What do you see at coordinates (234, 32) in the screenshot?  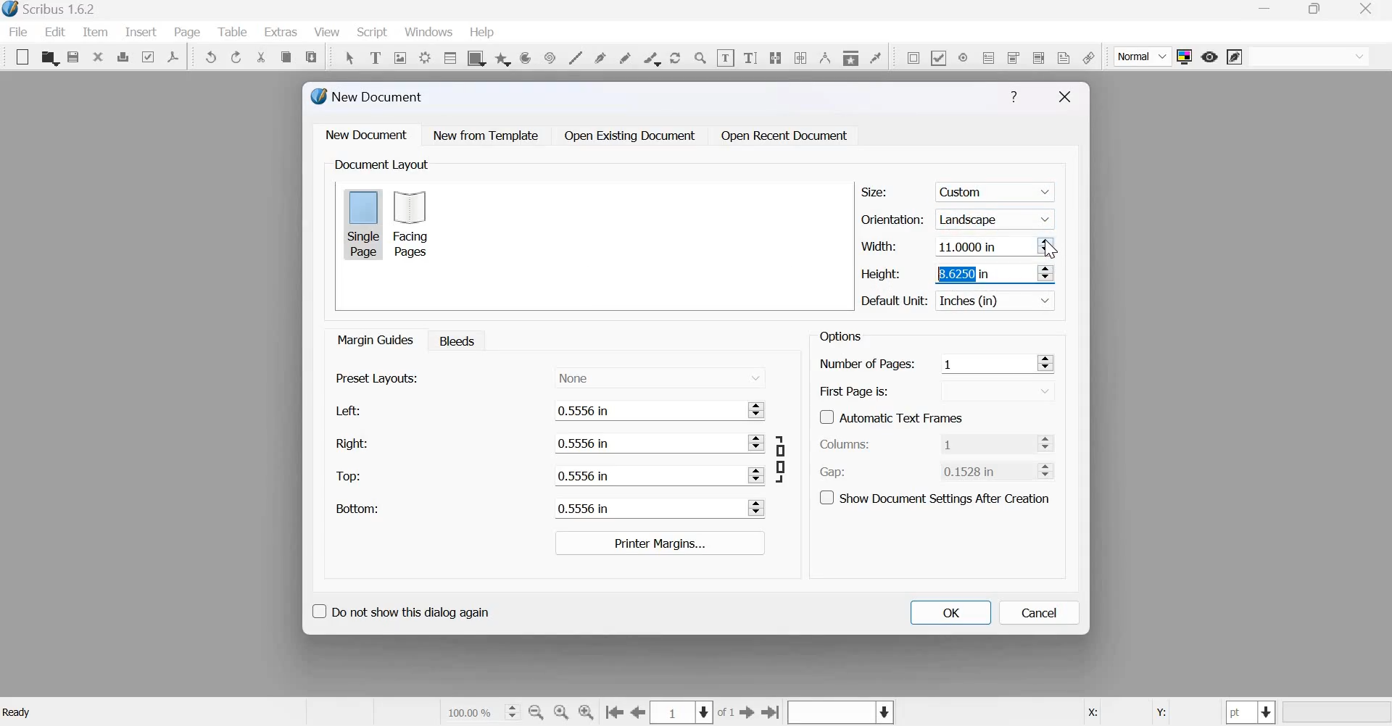 I see `Table` at bounding box center [234, 32].